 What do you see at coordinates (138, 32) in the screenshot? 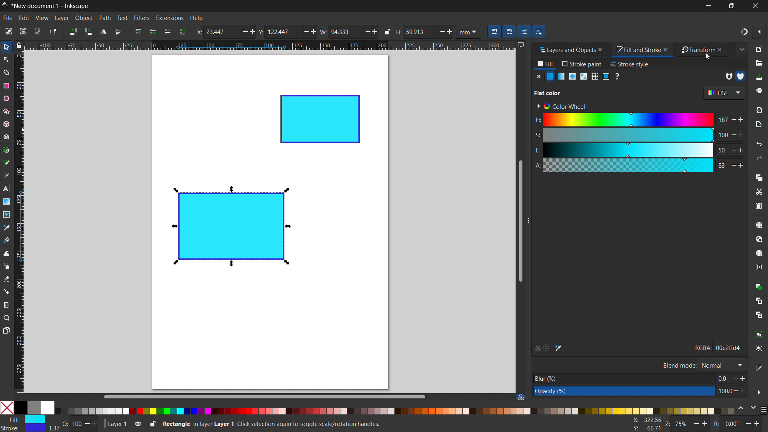
I see `raise to top` at bounding box center [138, 32].